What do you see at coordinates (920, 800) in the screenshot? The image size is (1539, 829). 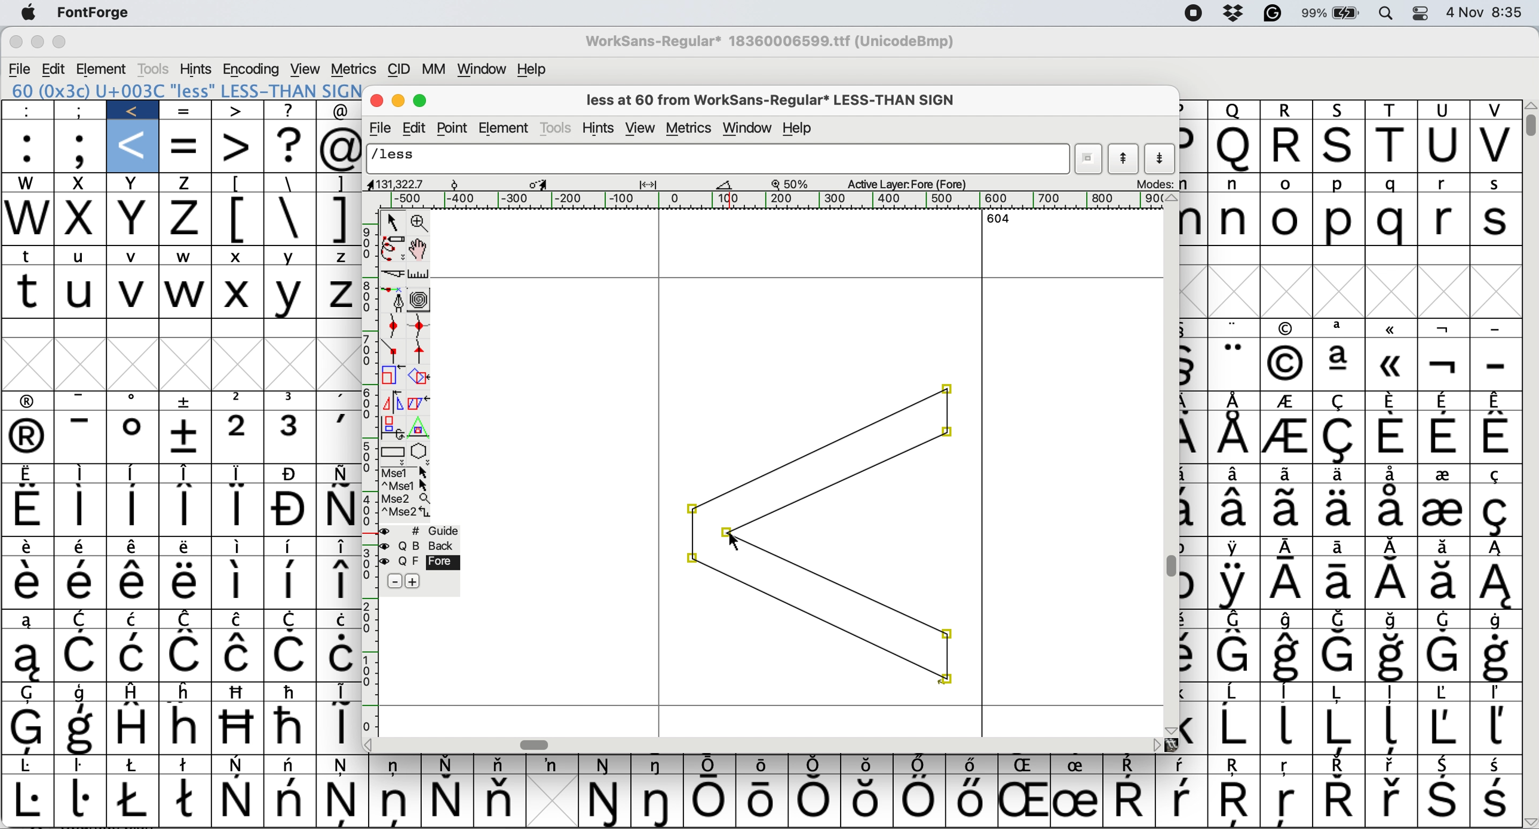 I see `Symbol` at bounding box center [920, 800].